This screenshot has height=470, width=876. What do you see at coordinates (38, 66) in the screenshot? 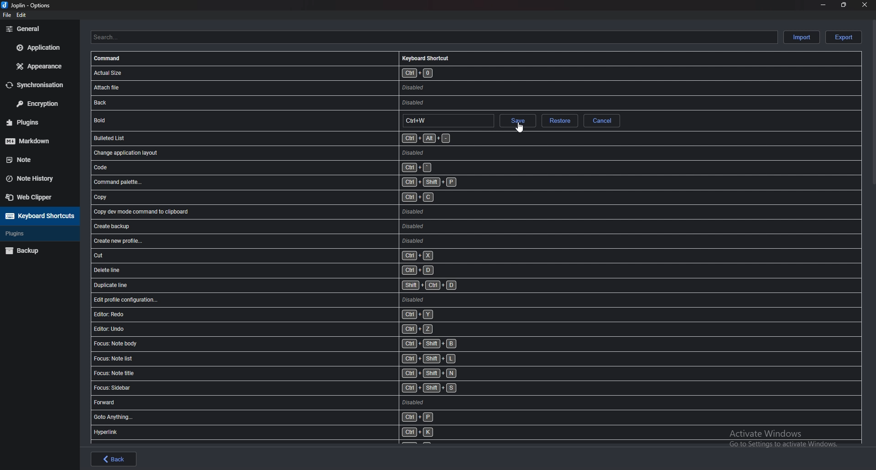
I see `Appearance` at bounding box center [38, 66].